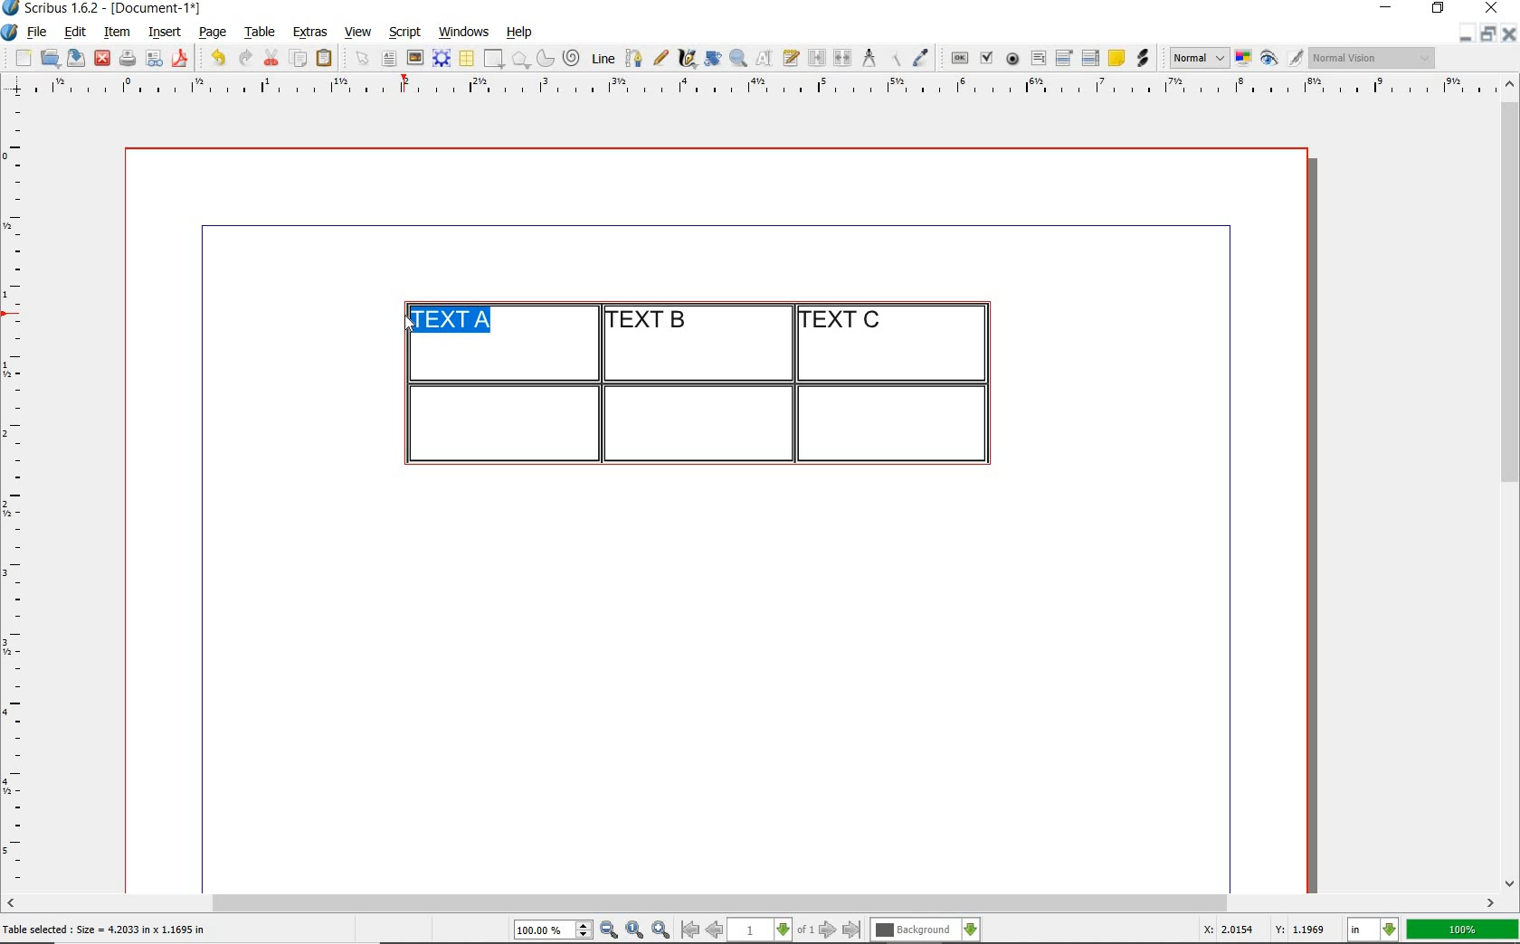  What do you see at coordinates (407, 323) in the screenshot?
I see `cursor` at bounding box center [407, 323].